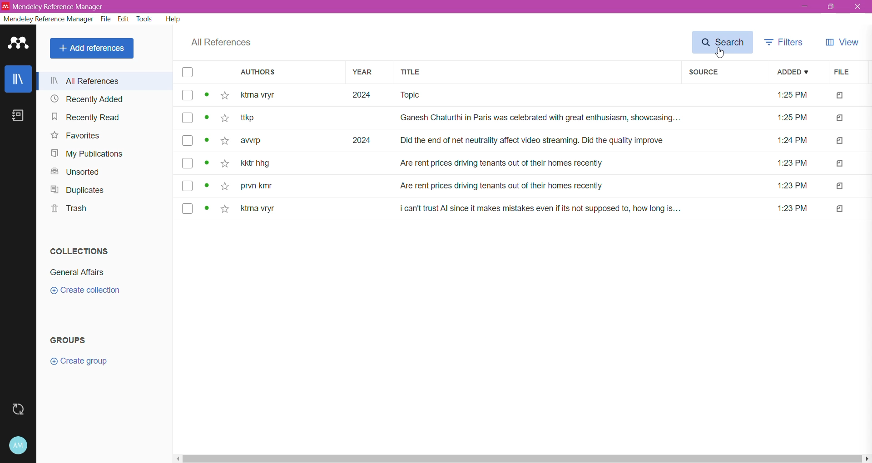 The height and width of the screenshot is (463, 872). I want to click on Title, so click(536, 73).